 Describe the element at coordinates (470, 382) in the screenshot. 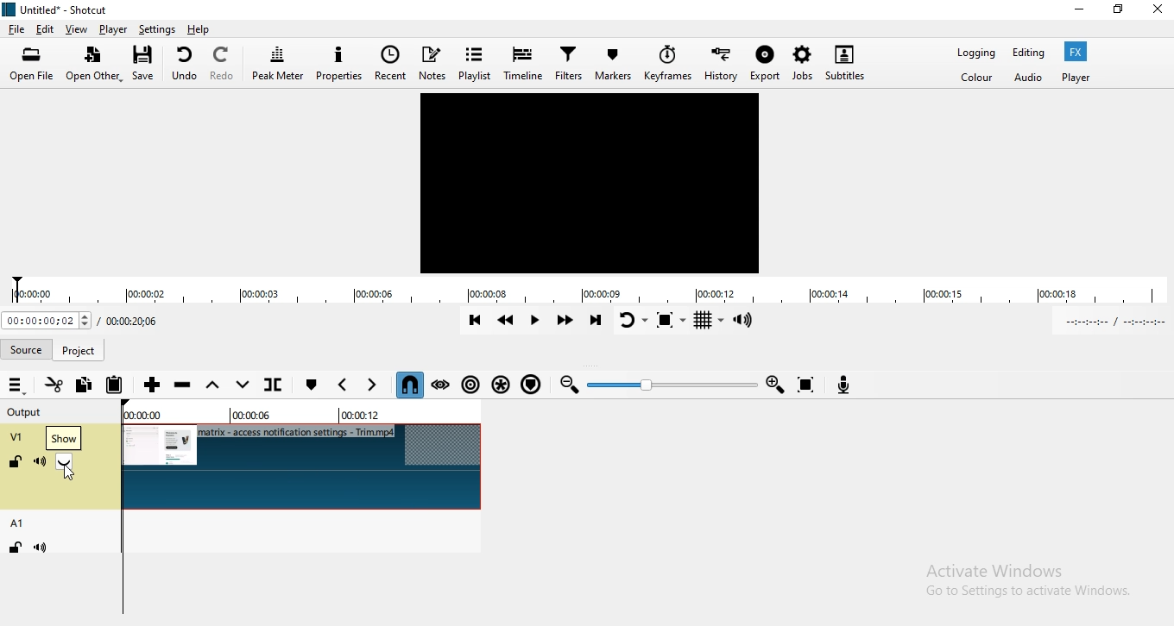

I see `Ripple` at that location.